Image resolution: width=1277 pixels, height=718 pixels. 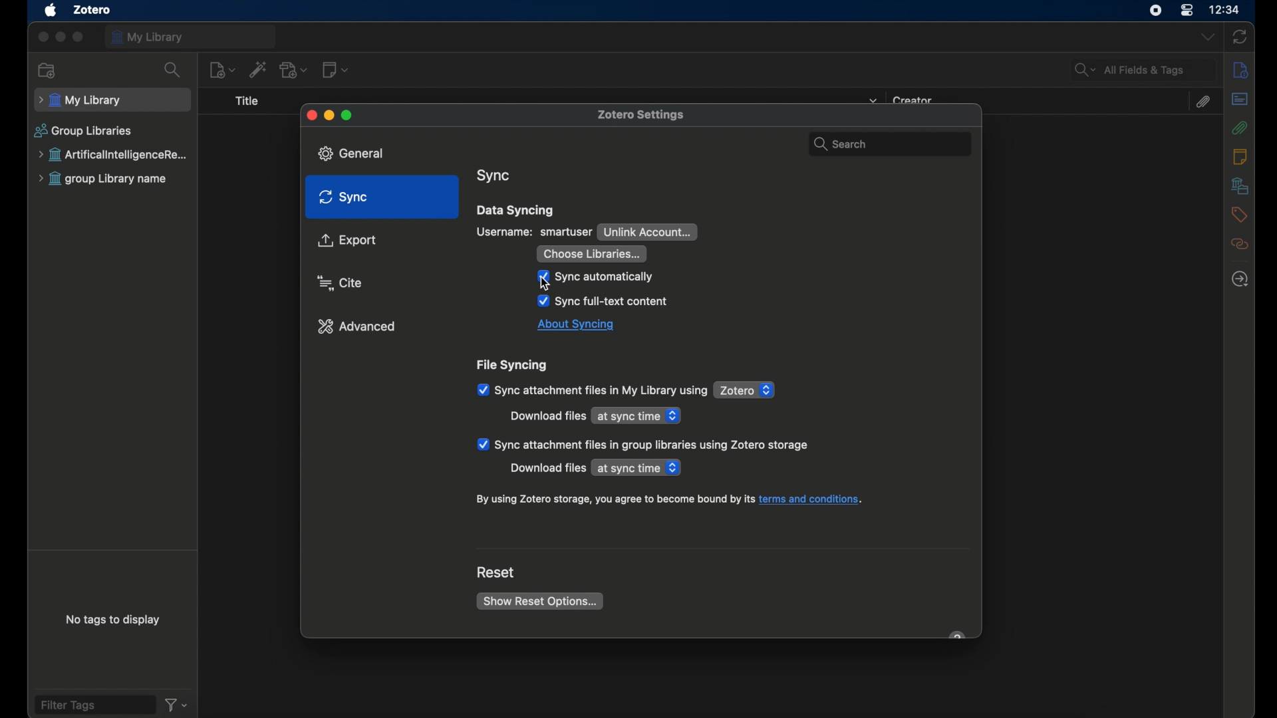 What do you see at coordinates (1238, 186) in the screenshot?
I see `libraries and collections` at bounding box center [1238, 186].